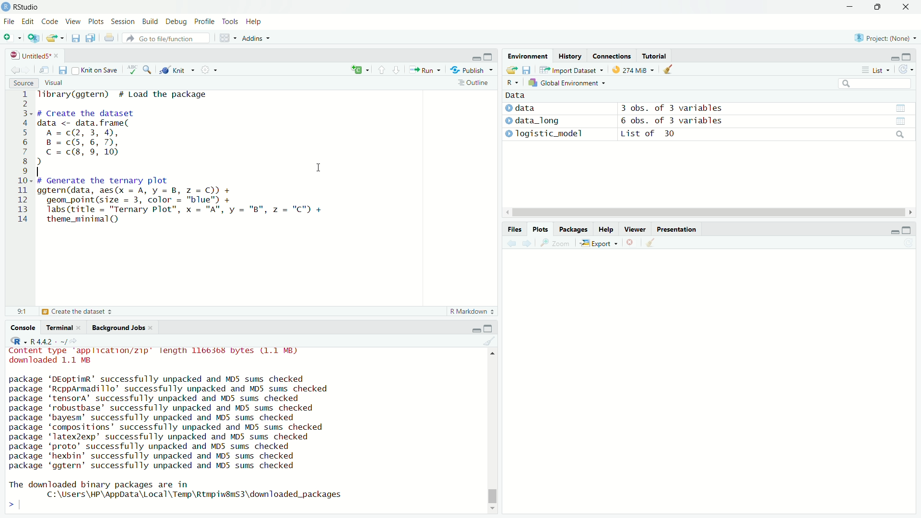  Describe the element at coordinates (906, 8) in the screenshot. I see `close` at that location.